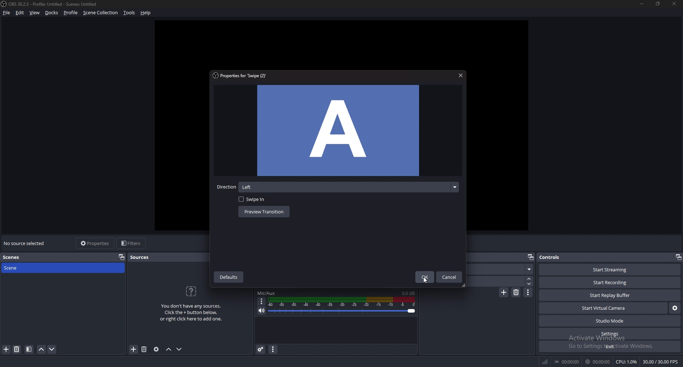 Image resolution: width=683 pixels, height=367 pixels. What do you see at coordinates (133, 350) in the screenshot?
I see `add source` at bounding box center [133, 350].